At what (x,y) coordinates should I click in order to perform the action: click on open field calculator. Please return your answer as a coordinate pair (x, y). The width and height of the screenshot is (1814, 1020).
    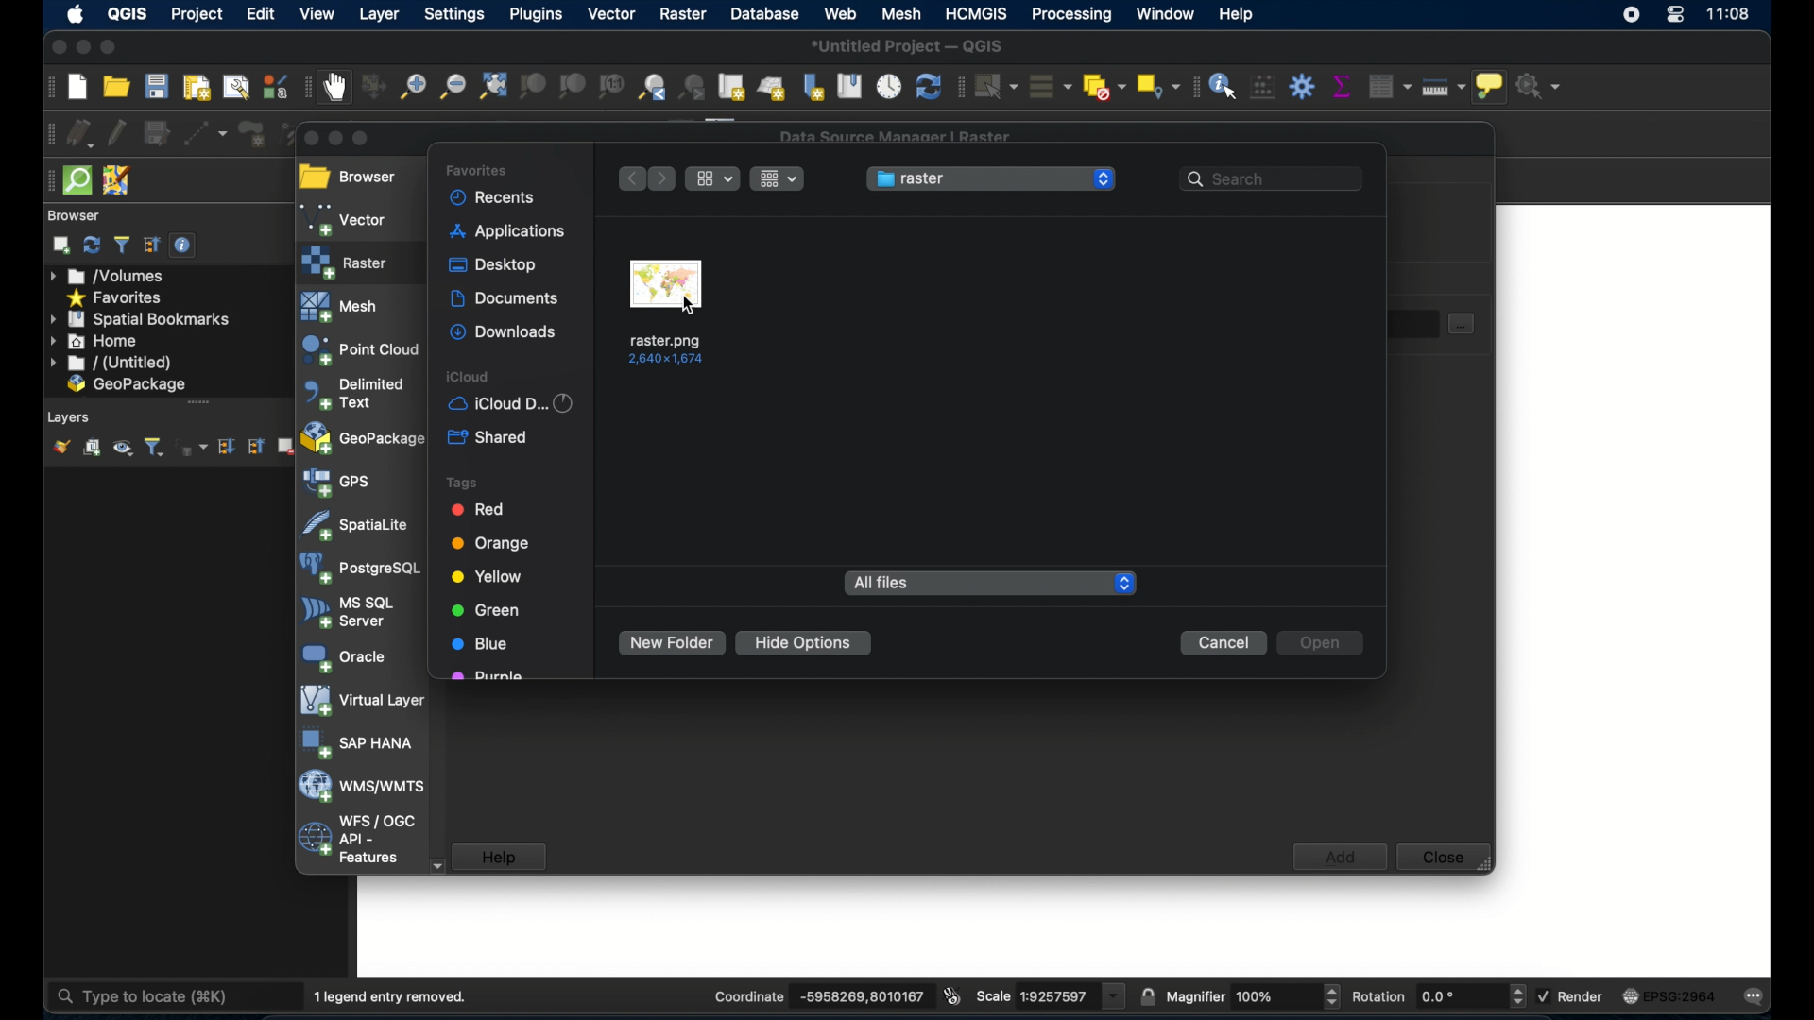
    Looking at the image, I should click on (1262, 86).